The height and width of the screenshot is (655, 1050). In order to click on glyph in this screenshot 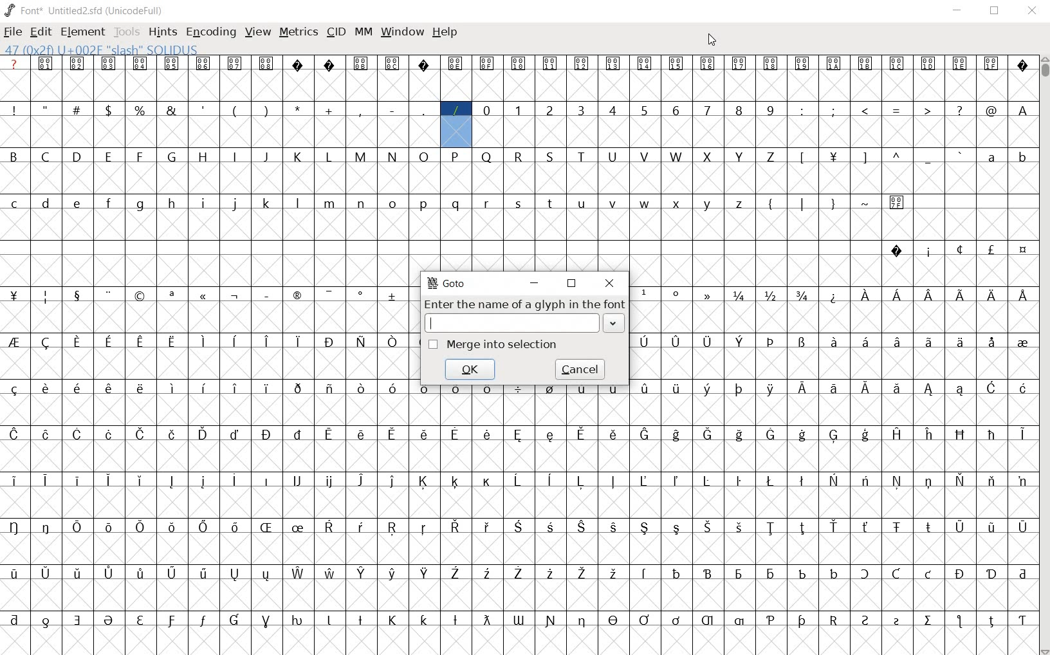, I will do `click(268, 296)`.